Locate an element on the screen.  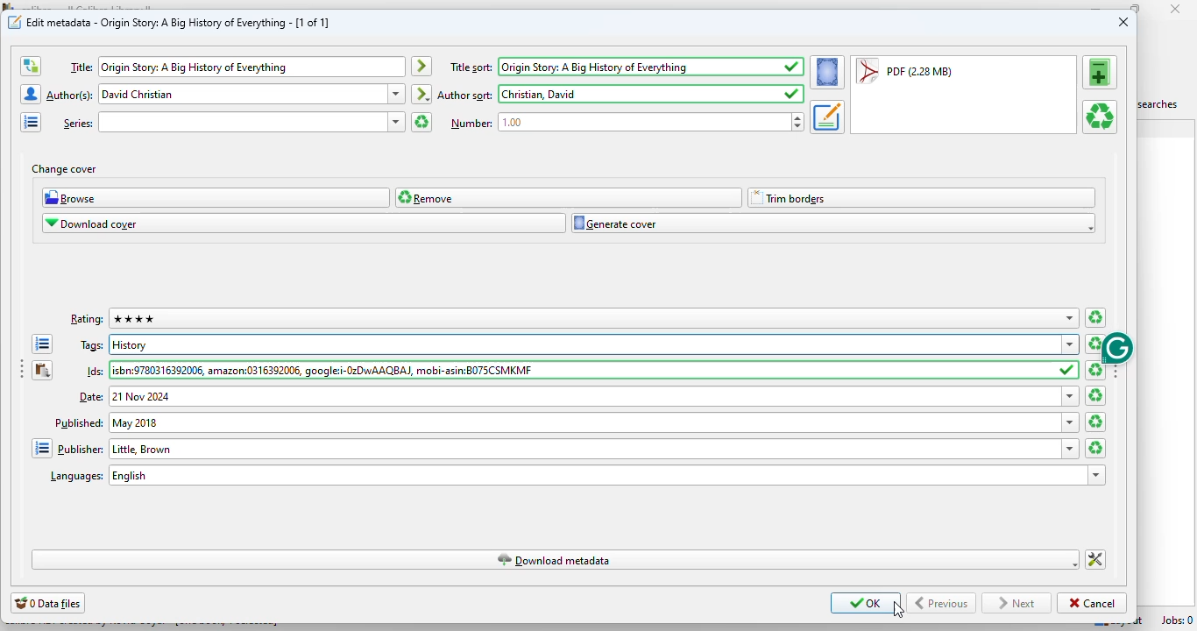
swap the author and title is located at coordinates (30, 67).